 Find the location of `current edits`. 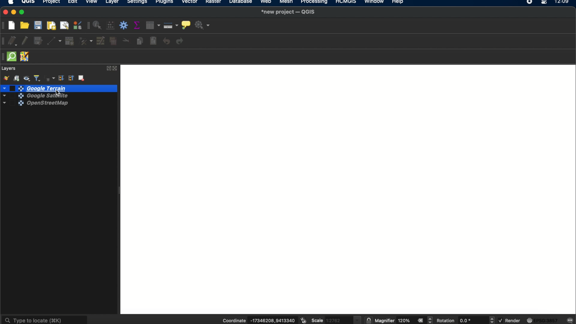

current edits is located at coordinates (14, 41).